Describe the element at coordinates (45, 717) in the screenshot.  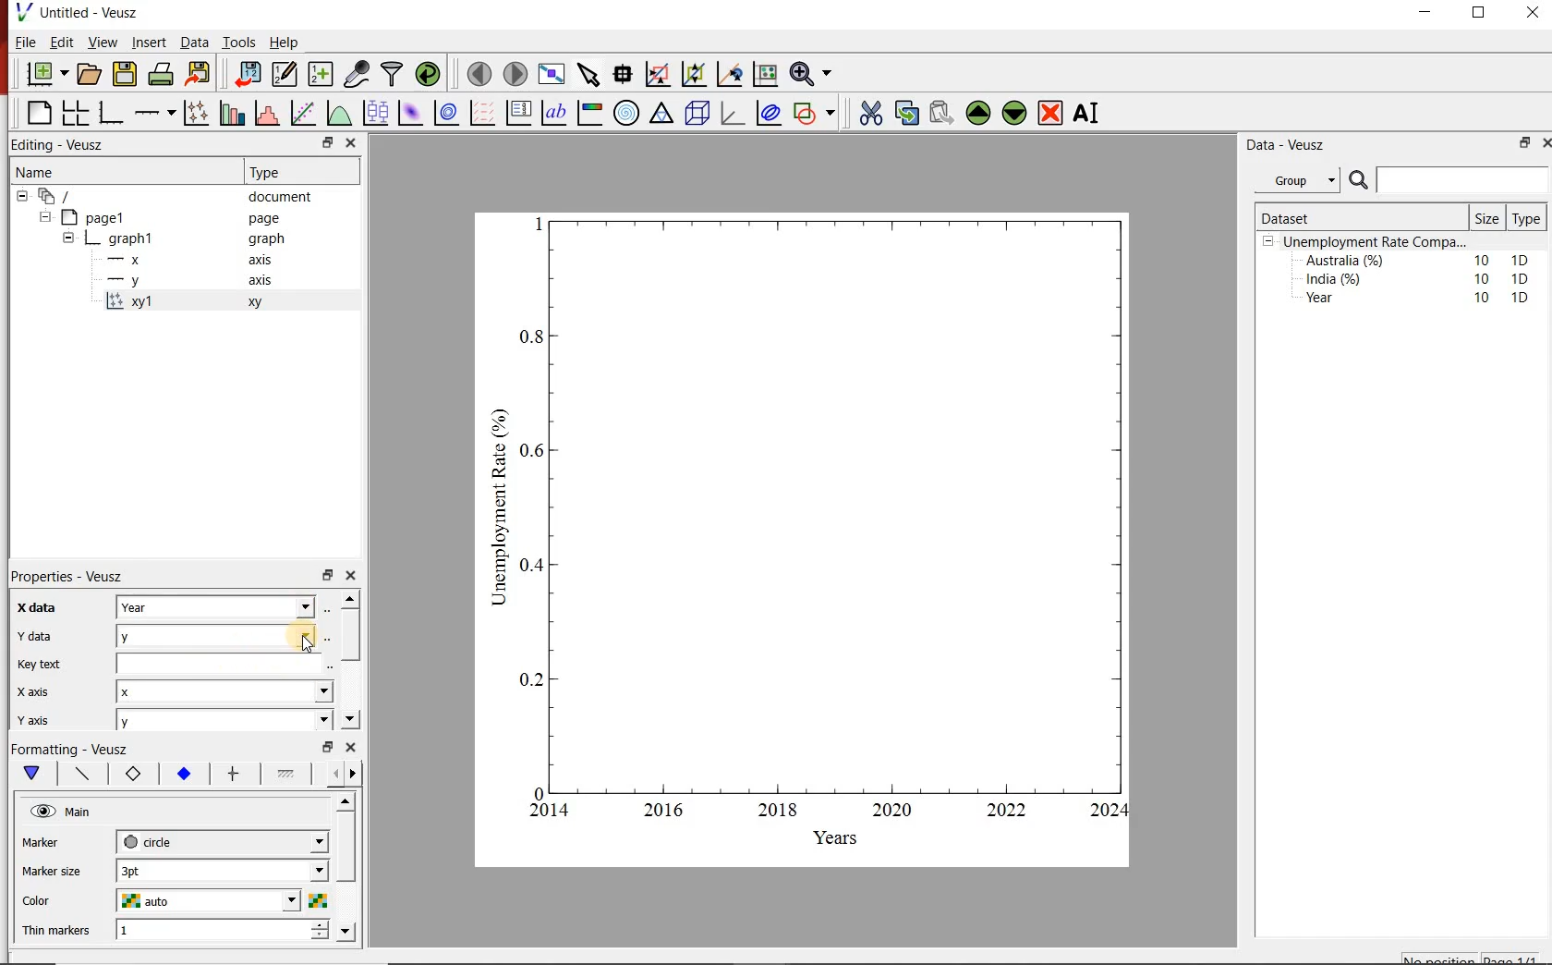
I see `y axis` at that location.